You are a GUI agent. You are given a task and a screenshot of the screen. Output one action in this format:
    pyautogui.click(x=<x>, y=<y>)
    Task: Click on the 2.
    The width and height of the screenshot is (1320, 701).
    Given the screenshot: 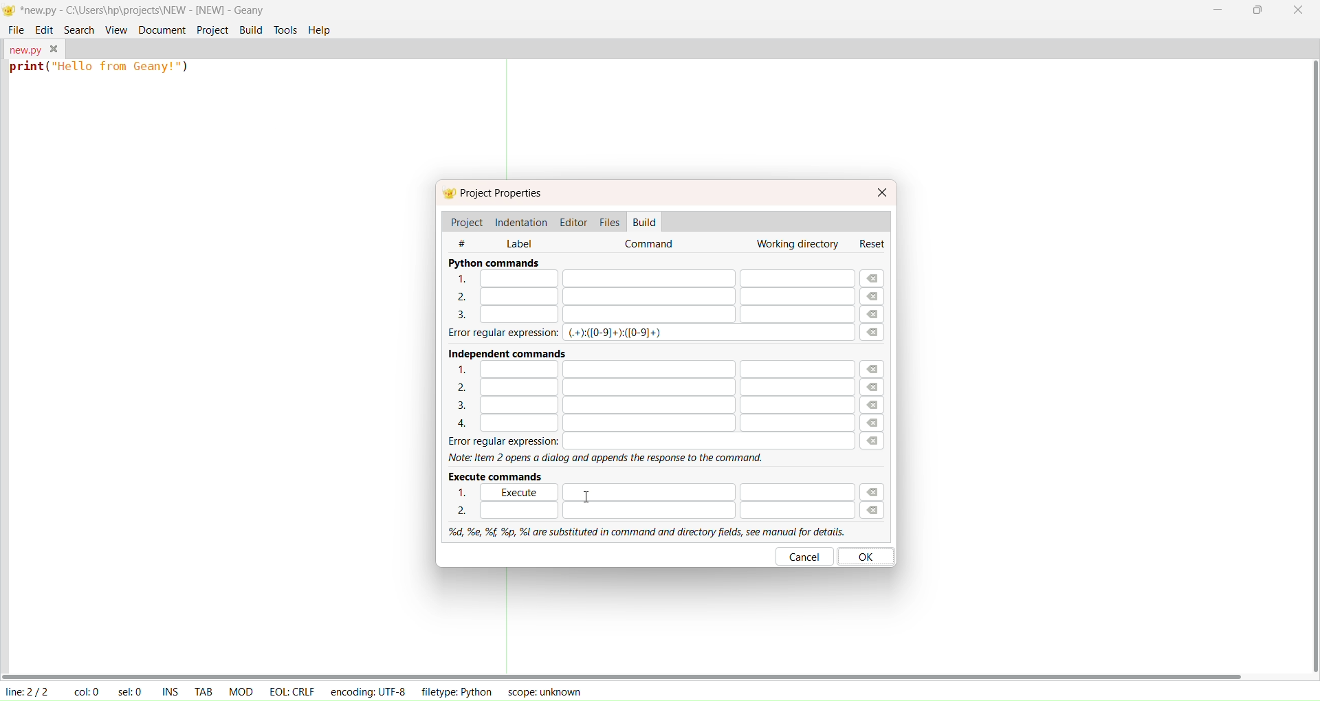 What is the action you would take?
    pyautogui.click(x=652, y=511)
    